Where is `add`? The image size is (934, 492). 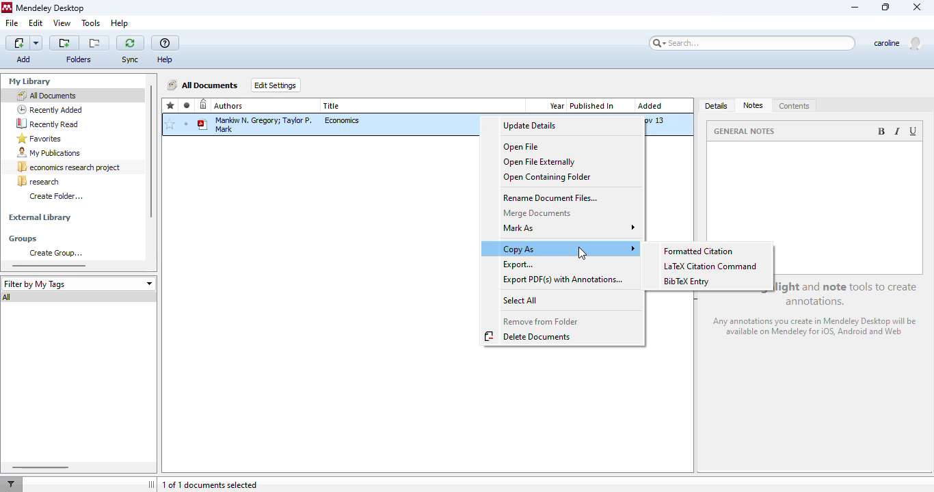
add is located at coordinates (25, 43).